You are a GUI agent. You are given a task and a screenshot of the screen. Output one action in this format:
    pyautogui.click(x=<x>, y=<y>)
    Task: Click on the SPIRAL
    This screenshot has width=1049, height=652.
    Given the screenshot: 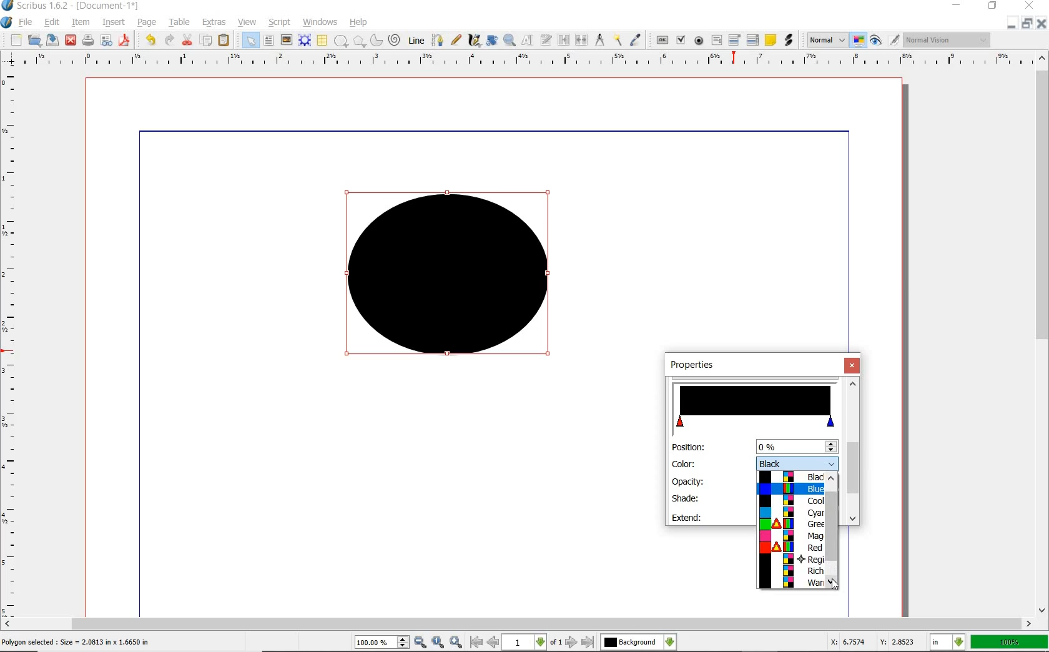 What is the action you would take?
    pyautogui.click(x=393, y=41)
    